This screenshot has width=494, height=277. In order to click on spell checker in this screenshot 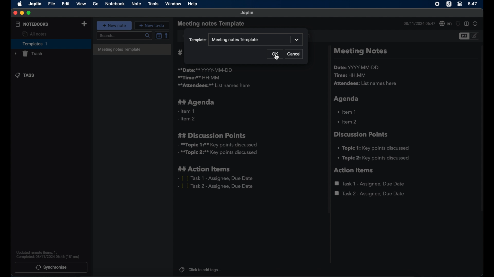, I will do `click(445, 24)`.